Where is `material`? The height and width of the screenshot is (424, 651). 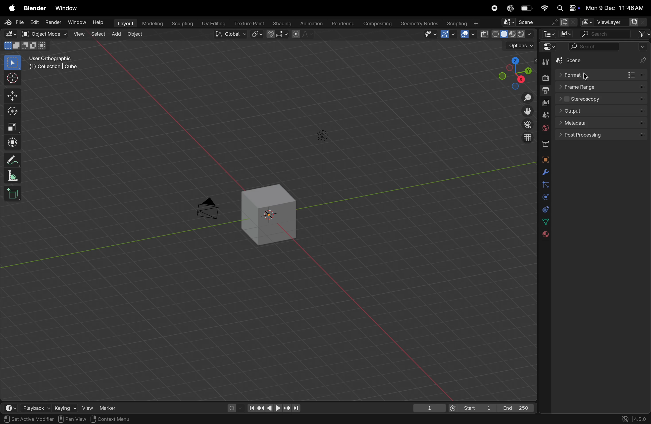 material is located at coordinates (544, 234).